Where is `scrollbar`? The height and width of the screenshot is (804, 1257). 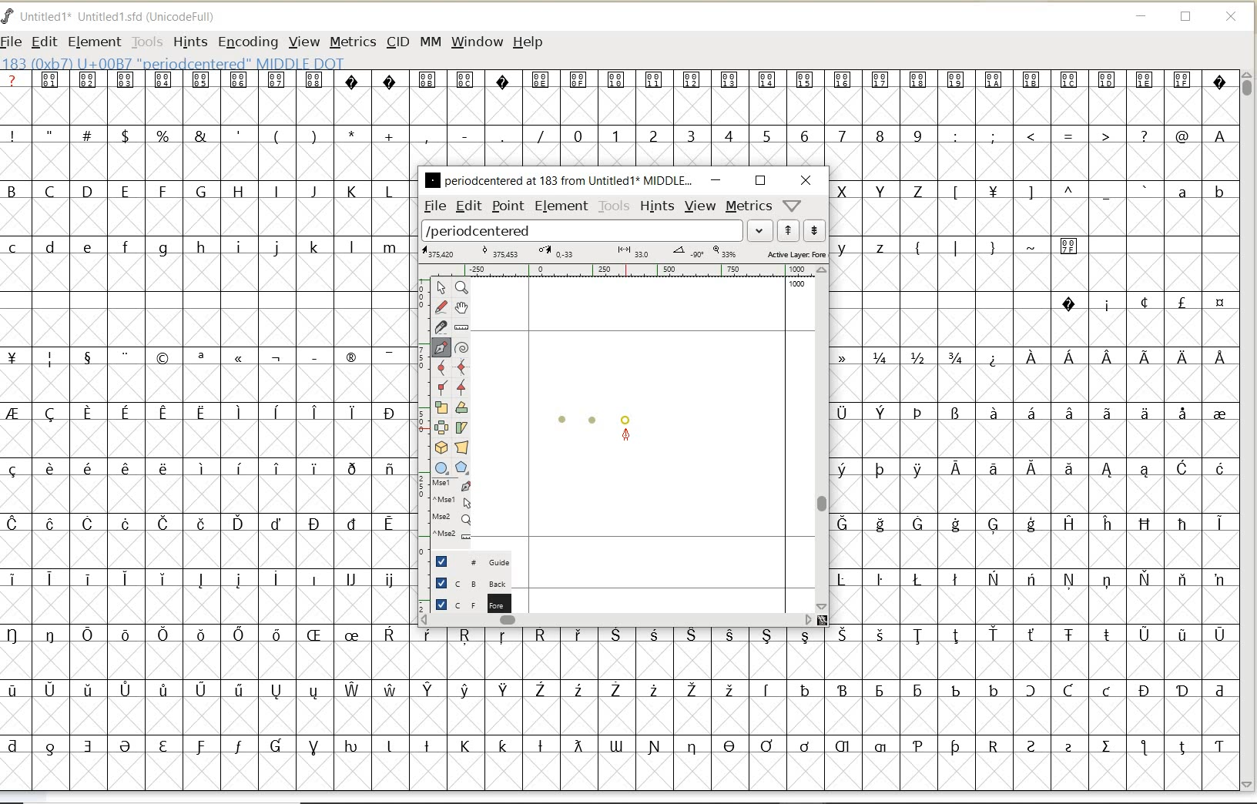 scrollbar is located at coordinates (823, 437).